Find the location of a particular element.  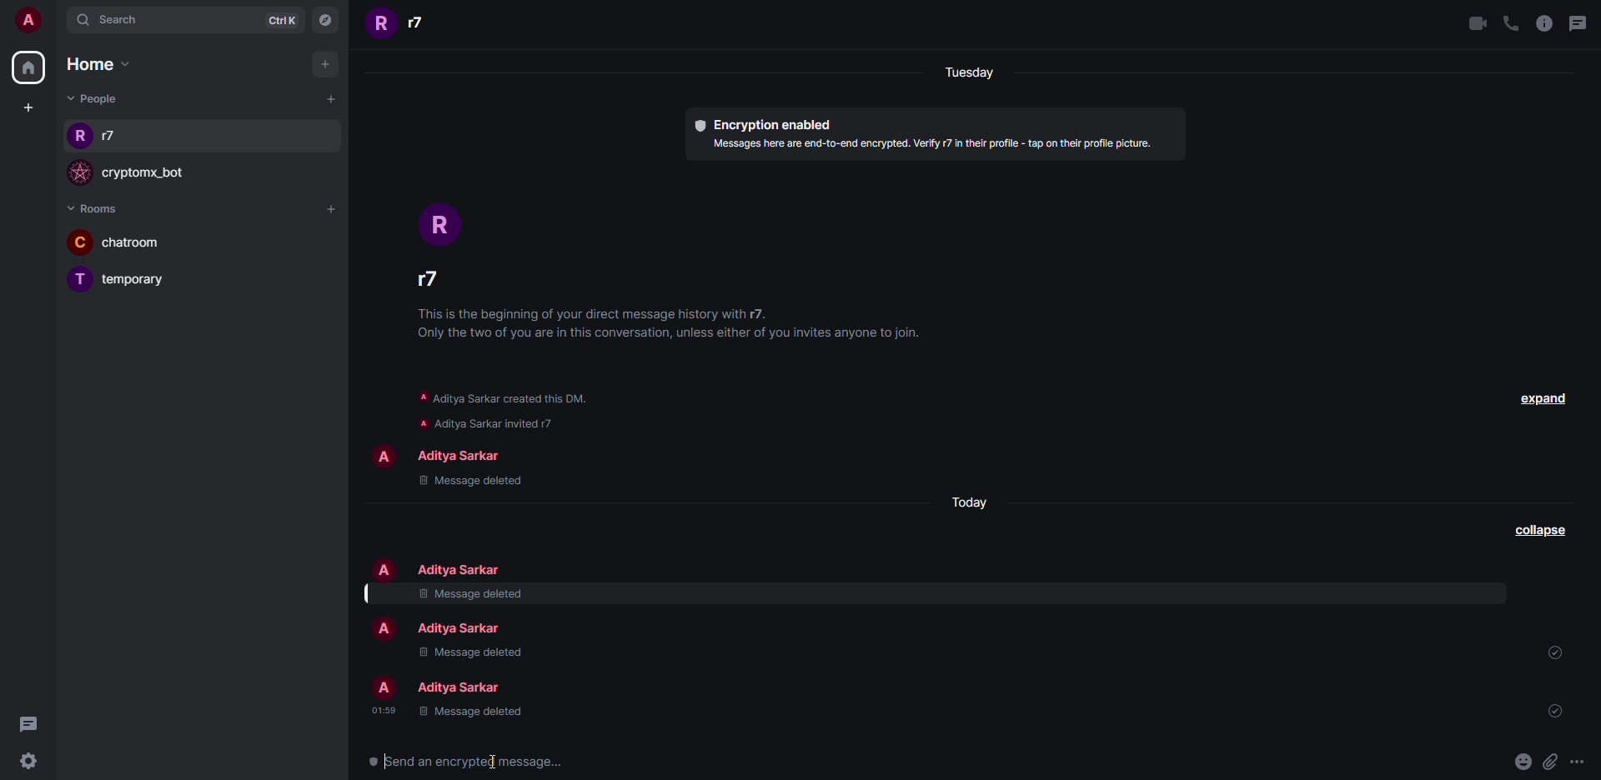

navigator is located at coordinates (329, 20).